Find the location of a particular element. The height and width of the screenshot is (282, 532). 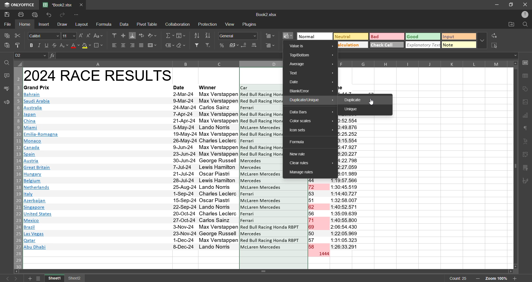

protection is located at coordinates (208, 25).